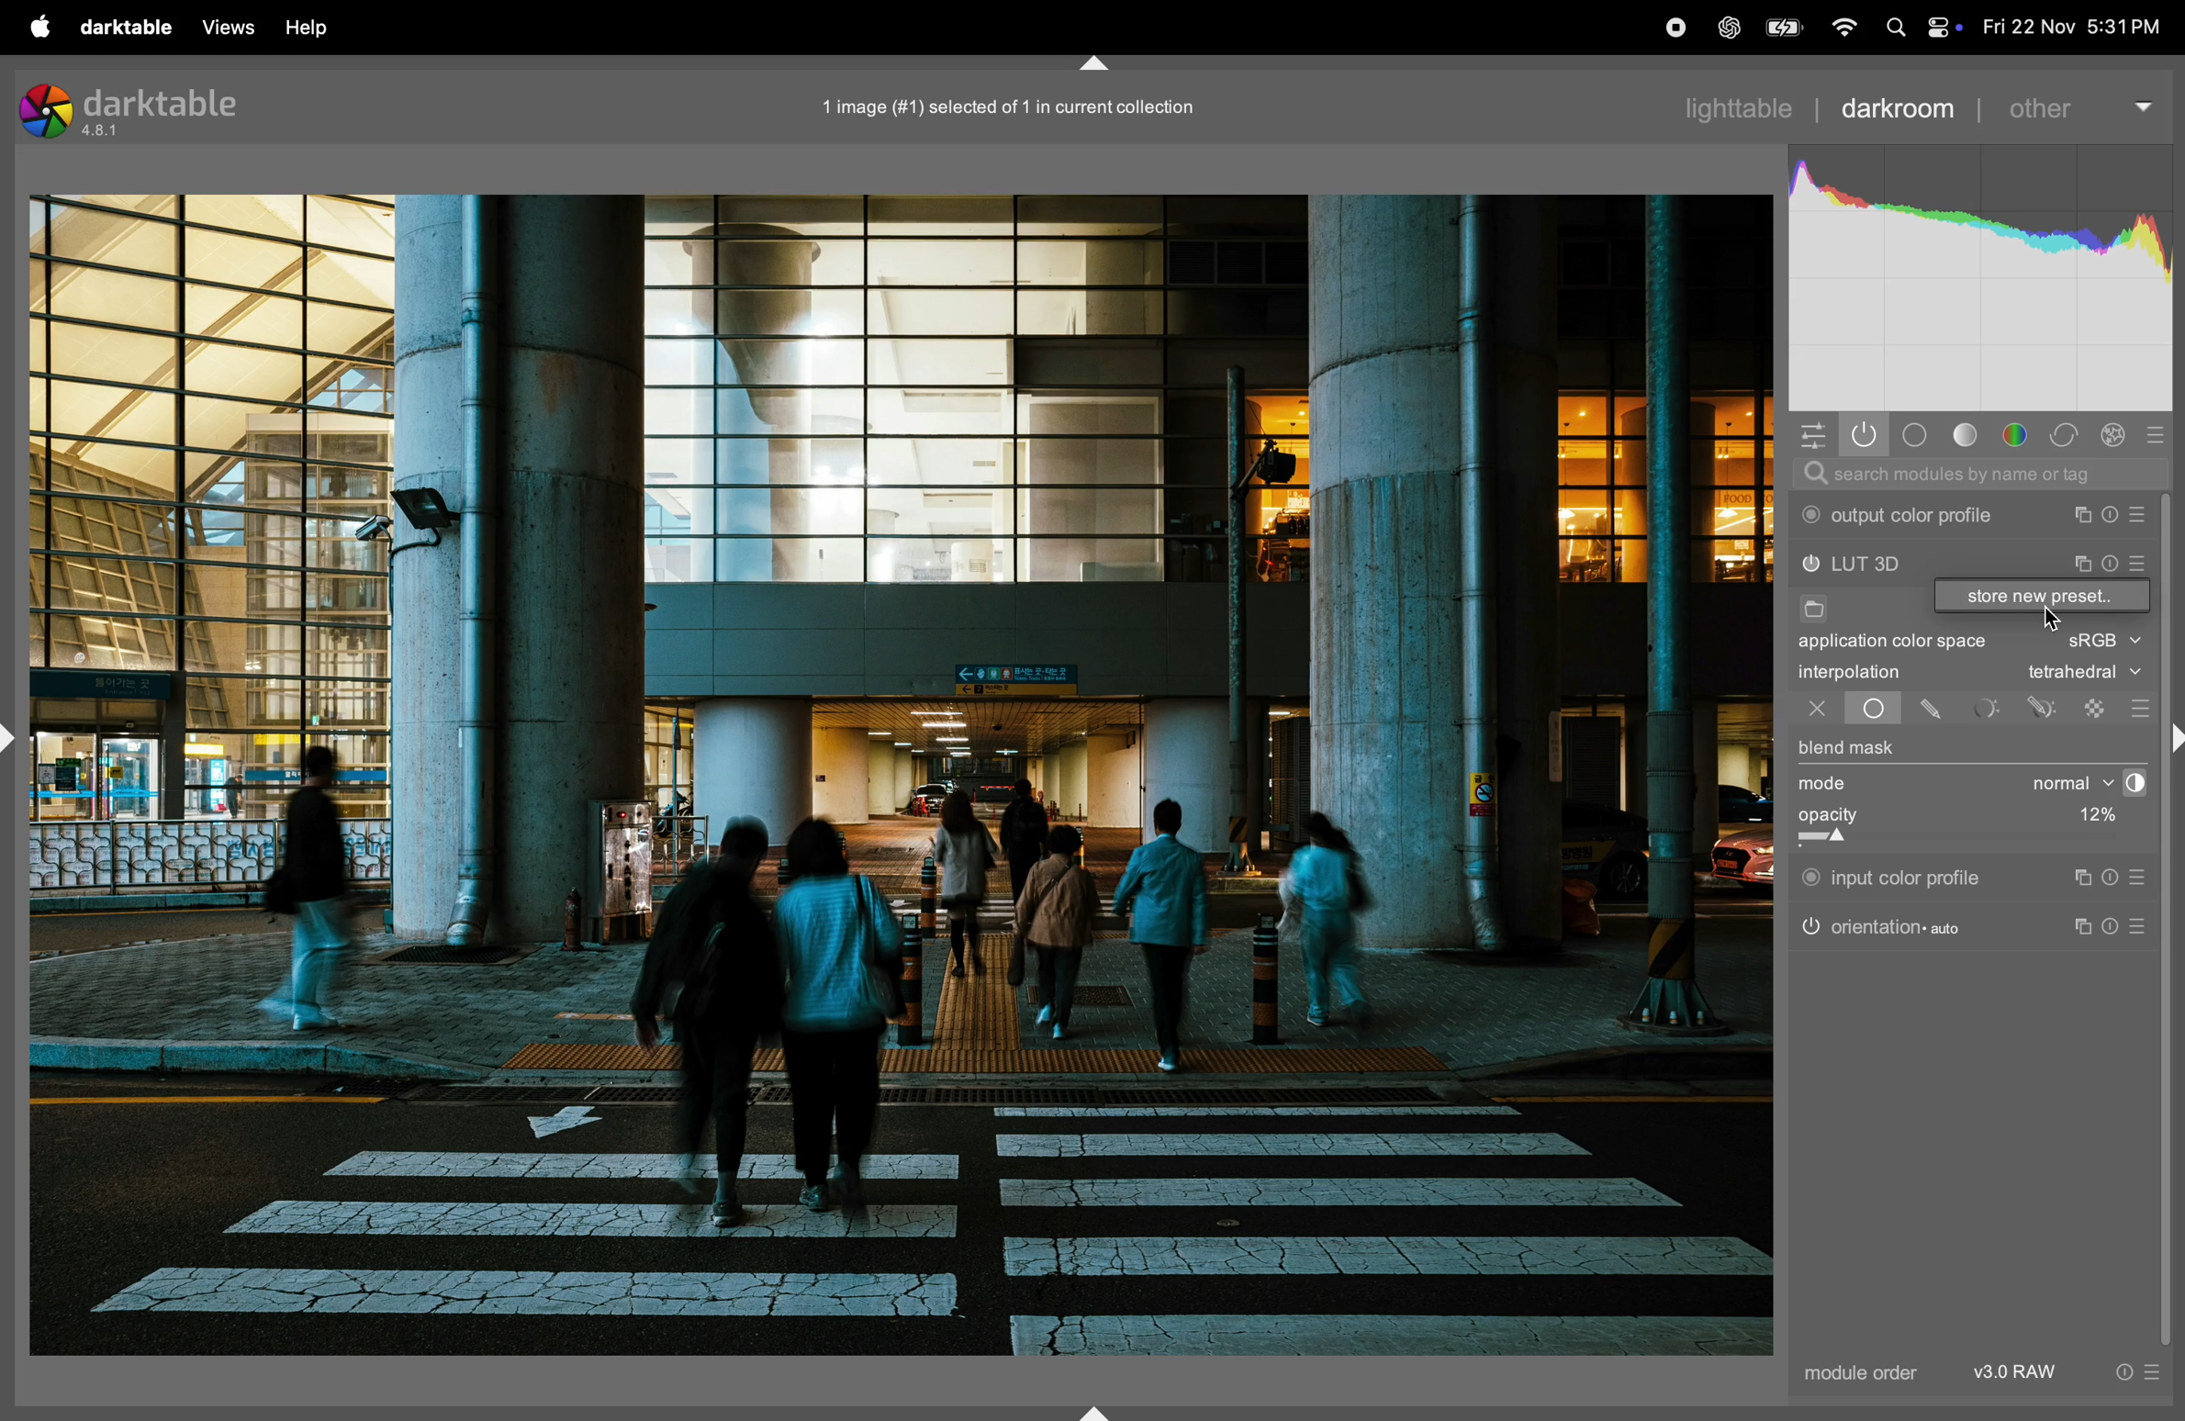  What do you see at coordinates (2117, 435) in the screenshot?
I see `correct` at bounding box center [2117, 435].